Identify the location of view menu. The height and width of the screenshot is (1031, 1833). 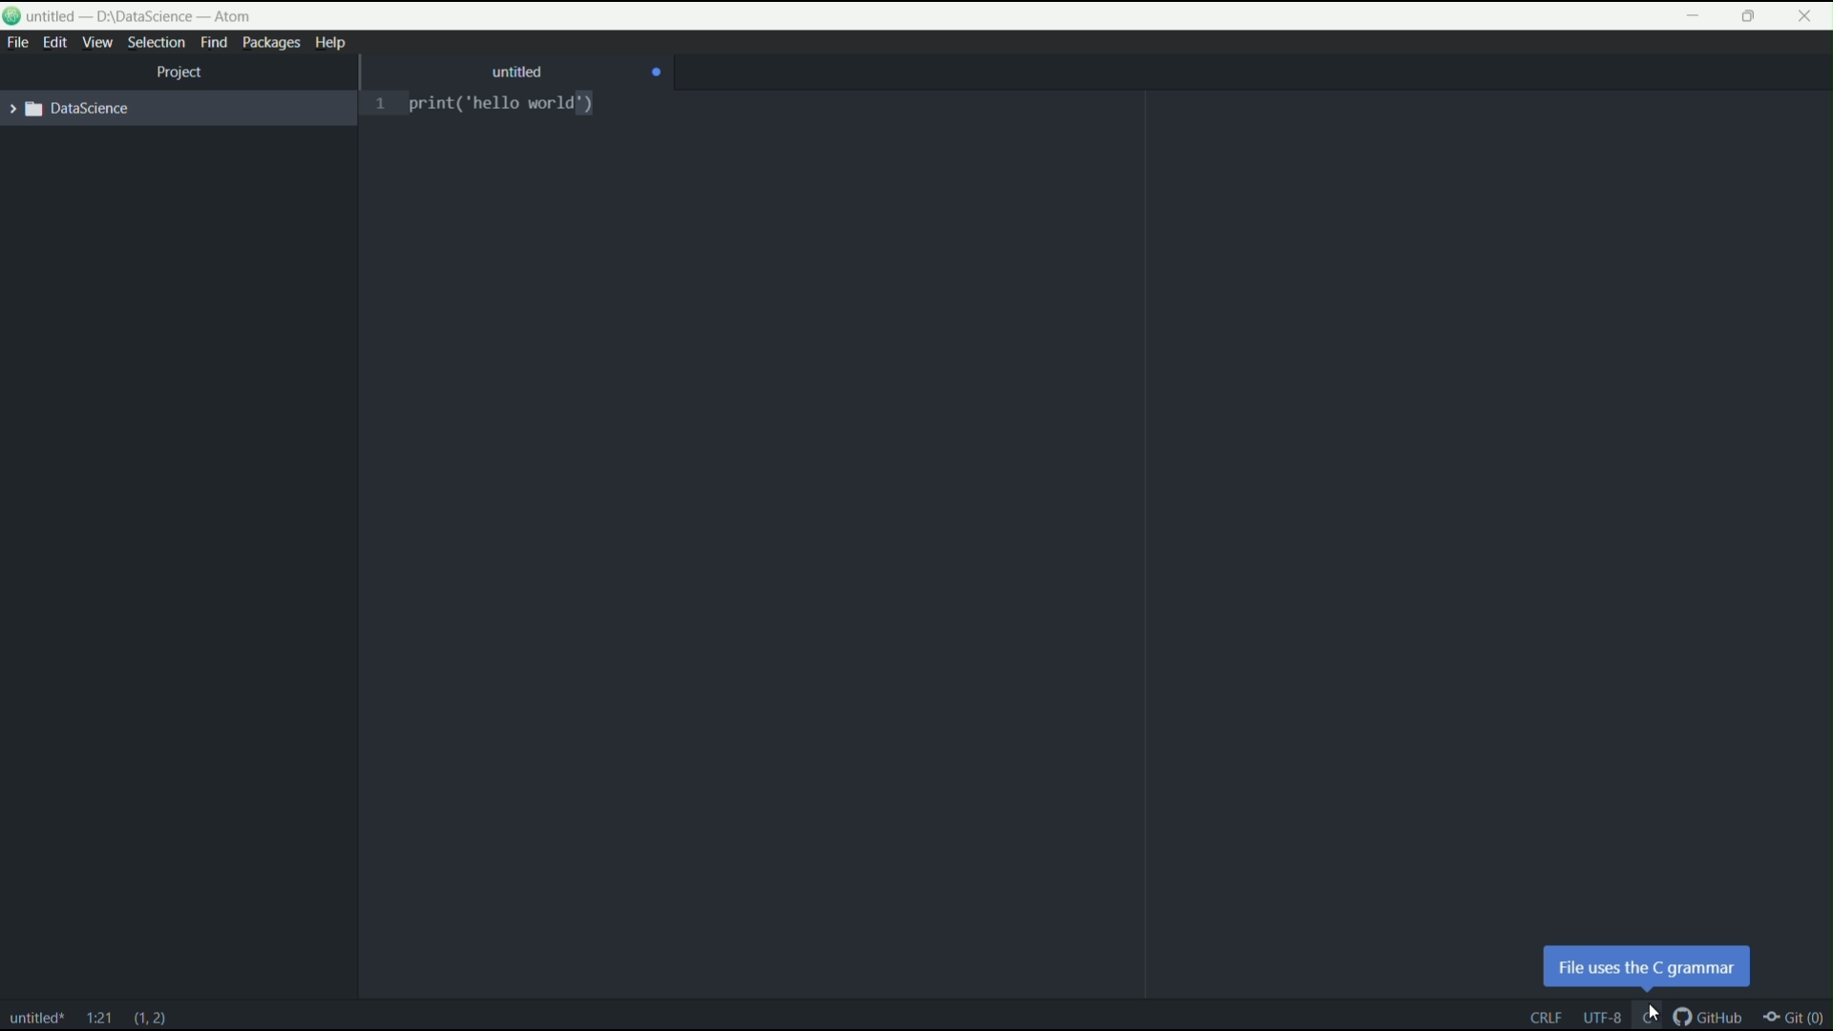
(96, 43).